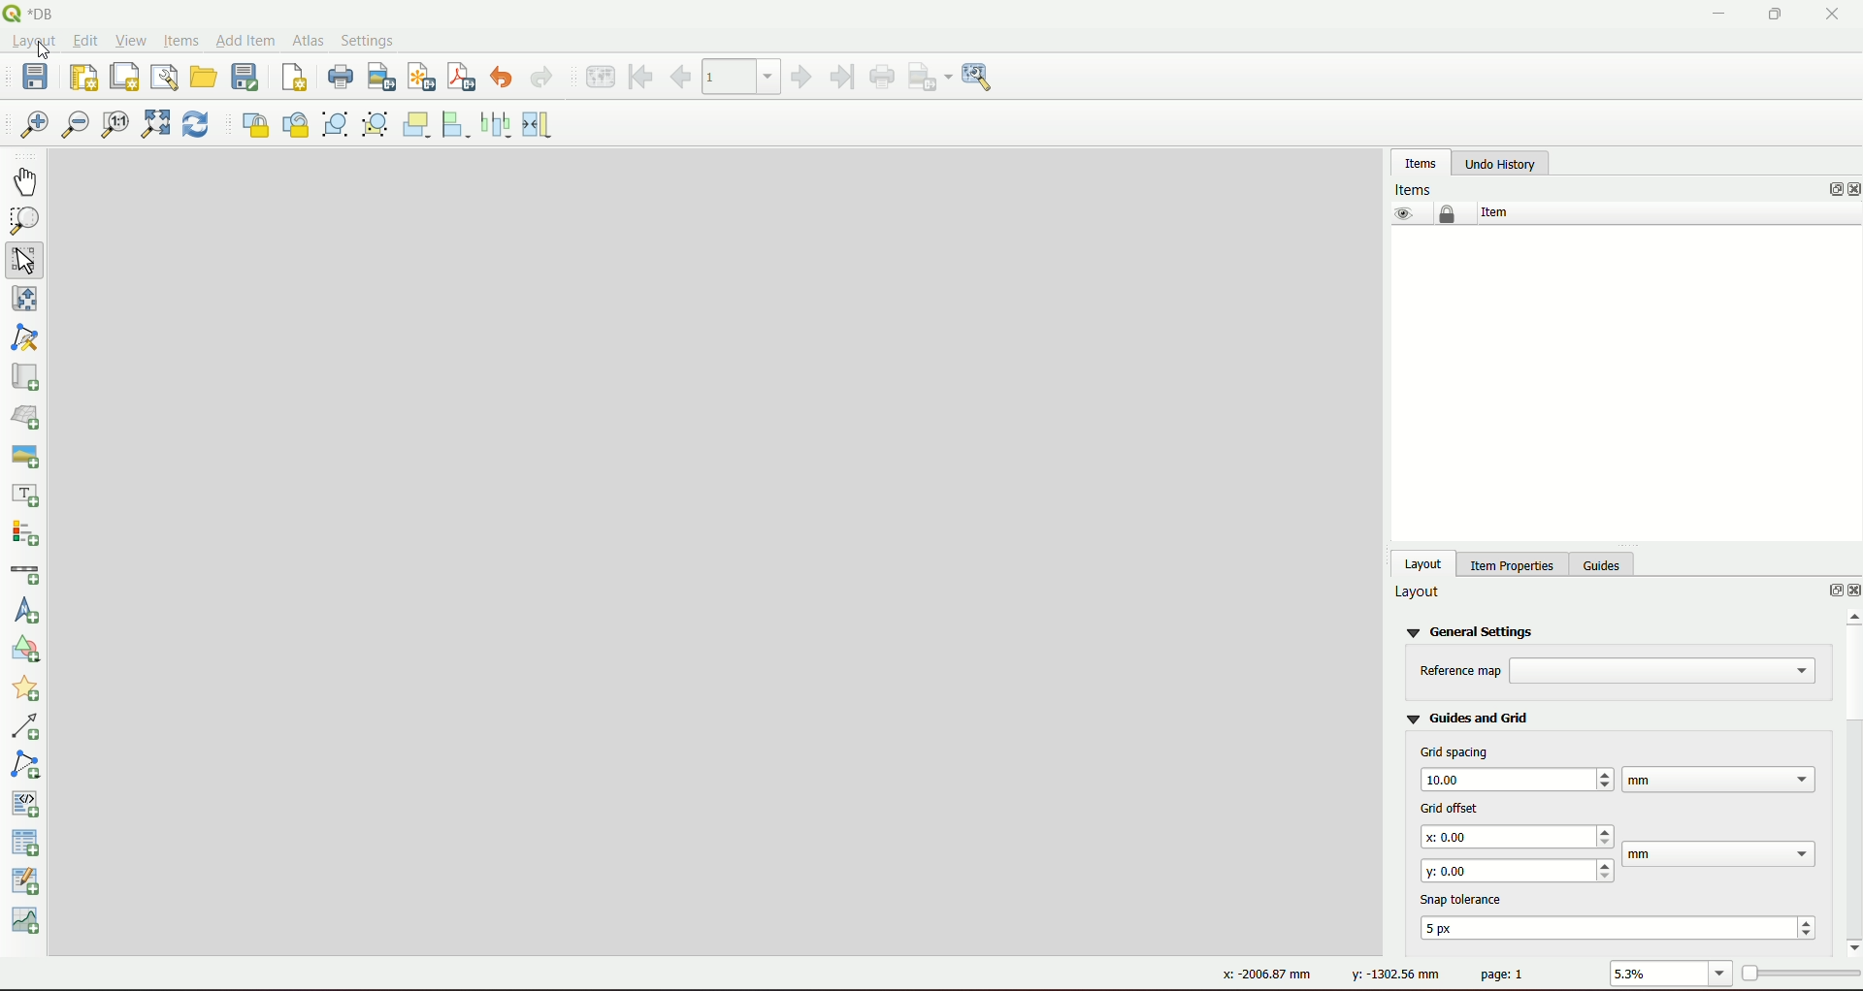  I want to click on add pages, so click(293, 80).